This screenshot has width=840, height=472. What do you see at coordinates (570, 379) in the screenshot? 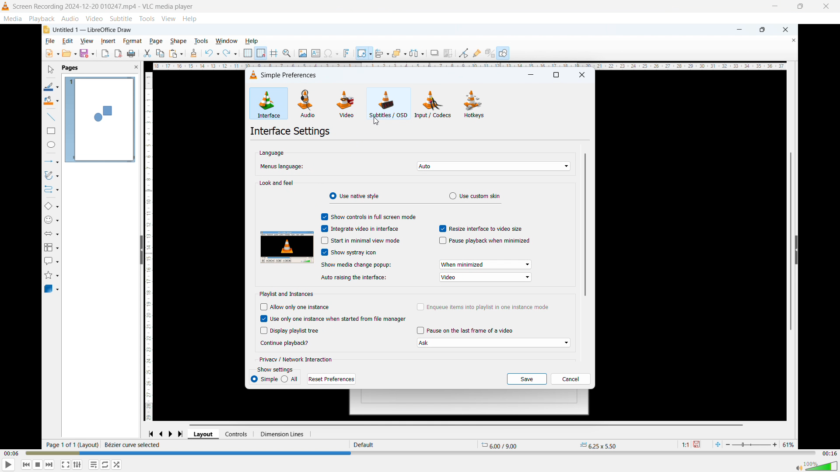
I see `cancel` at bounding box center [570, 379].